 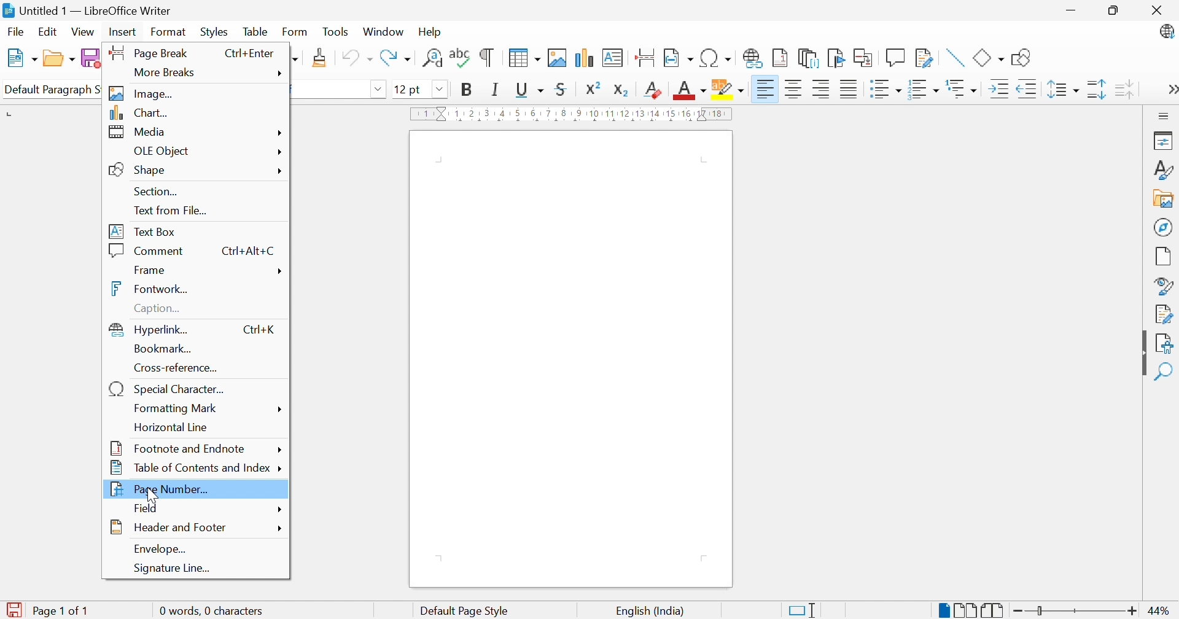 What do you see at coordinates (158, 491) in the screenshot?
I see `pointer cursor` at bounding box center [158, 491].